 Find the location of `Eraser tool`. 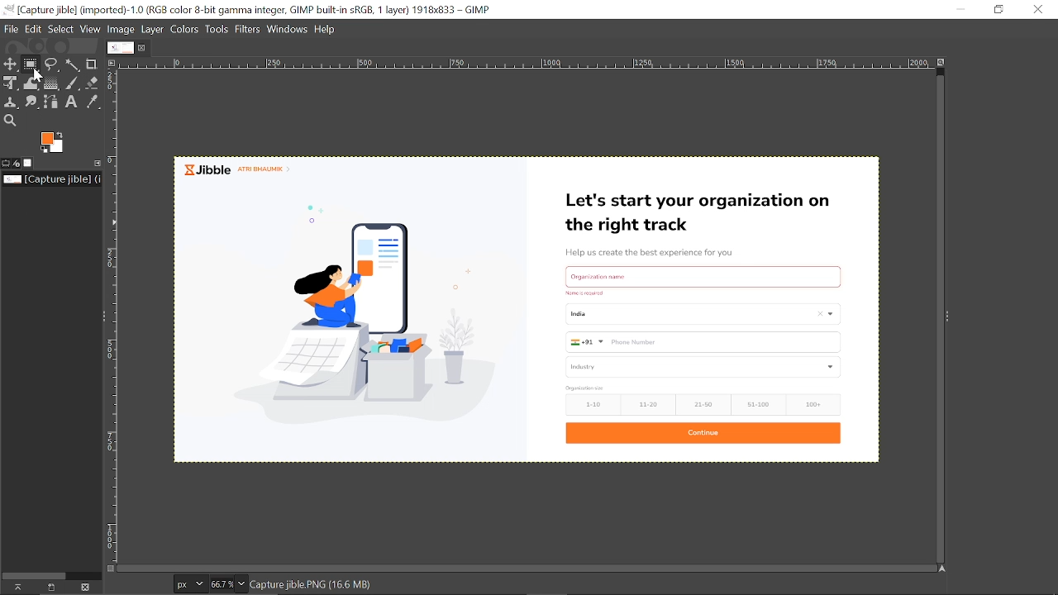

Eraser tool is located at coordinates (94, 83).